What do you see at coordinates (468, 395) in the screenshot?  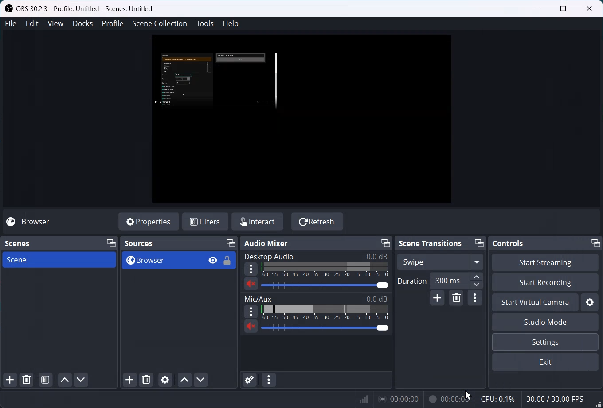 I see `Cursor` at bounding box center [468, 395].